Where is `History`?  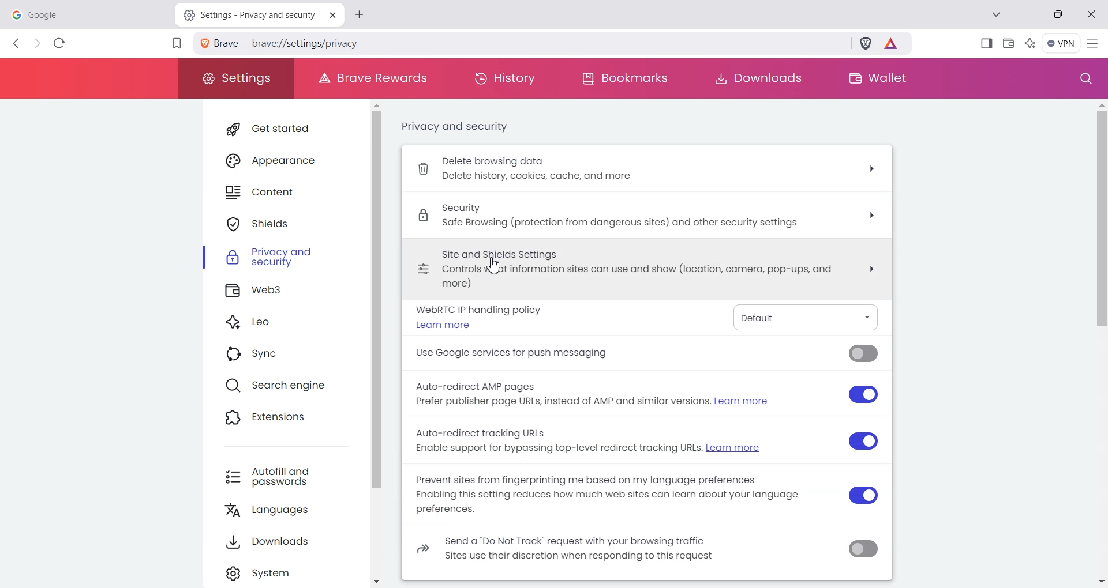
History is located at coordinates (505, 78).